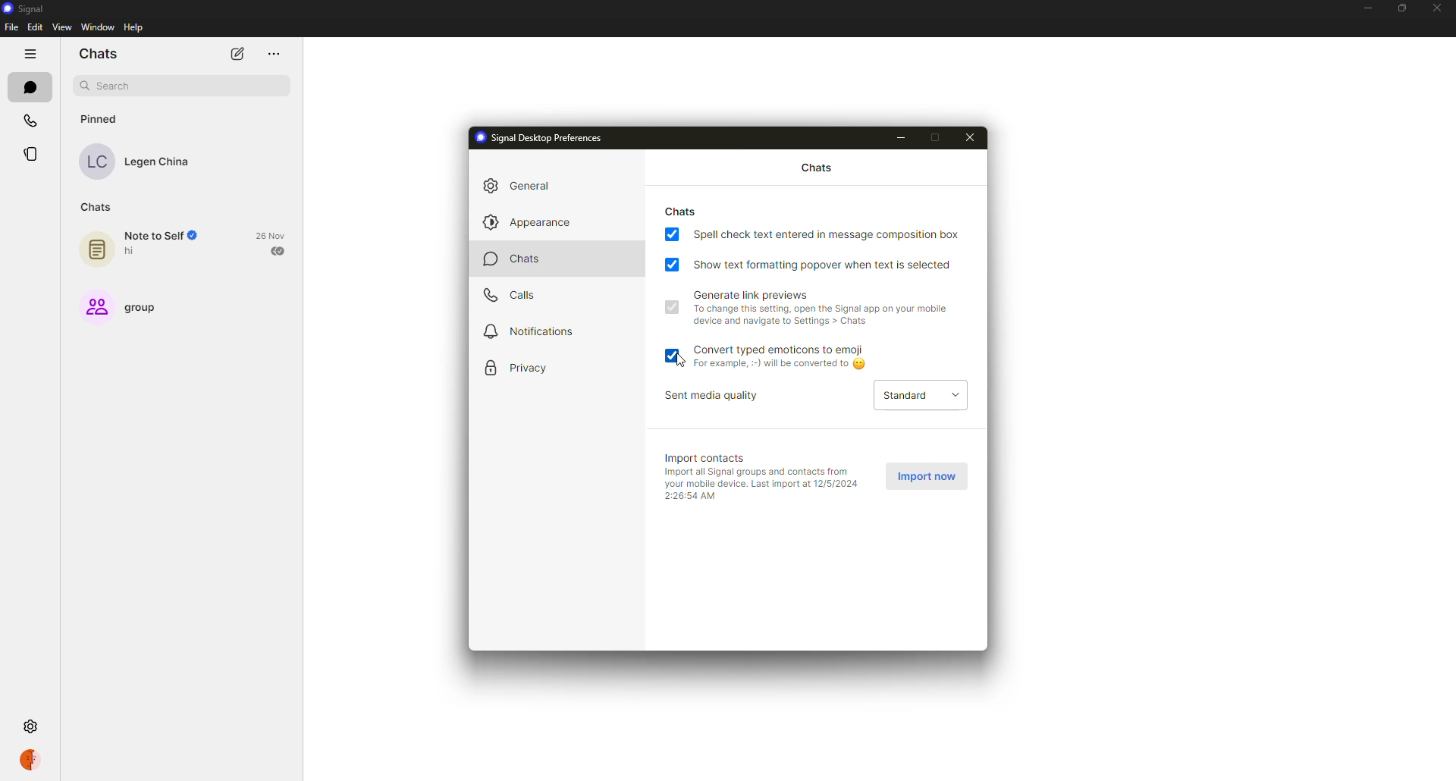 The width and height of the screenshot is (1456, 781). I want to click on sent media quality, so click(717, 395).